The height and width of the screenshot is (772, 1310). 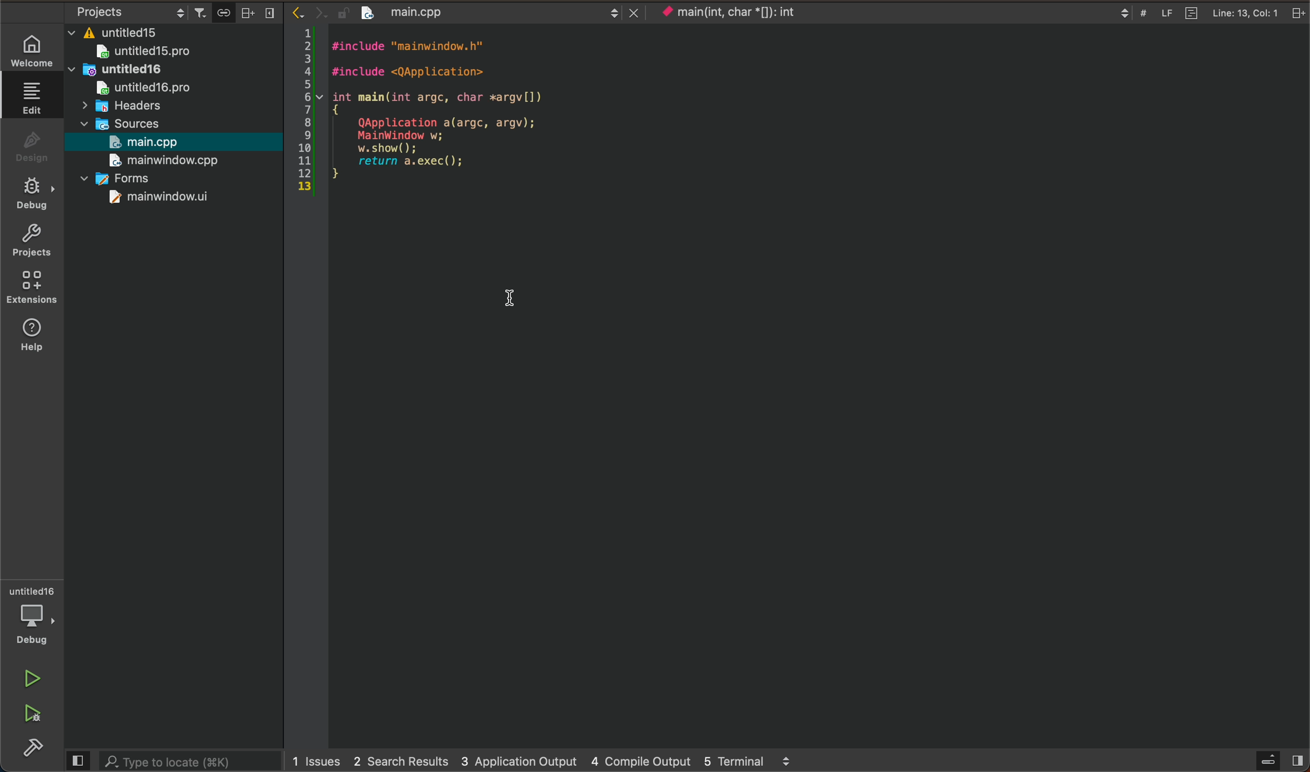 I want to click on extensions, so click(x=32, y=288).